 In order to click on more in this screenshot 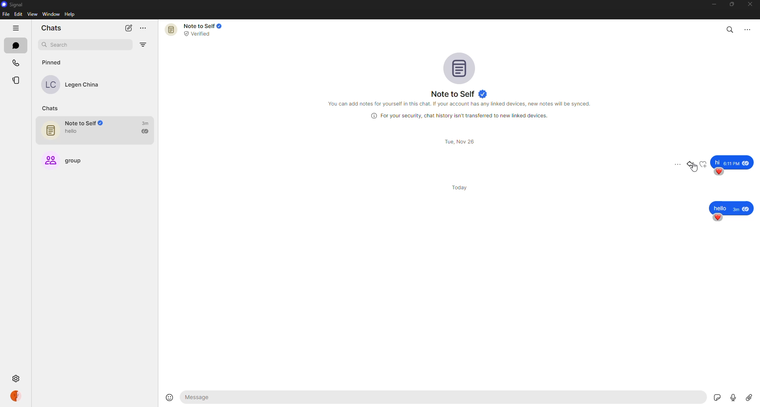, I will do `click(145, 28)`.